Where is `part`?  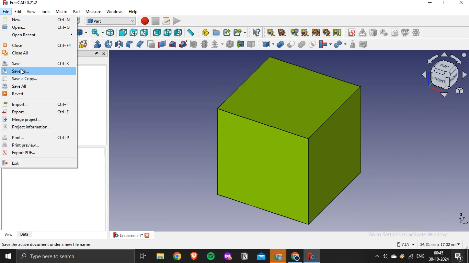 part is located at coordinates (77, 11).